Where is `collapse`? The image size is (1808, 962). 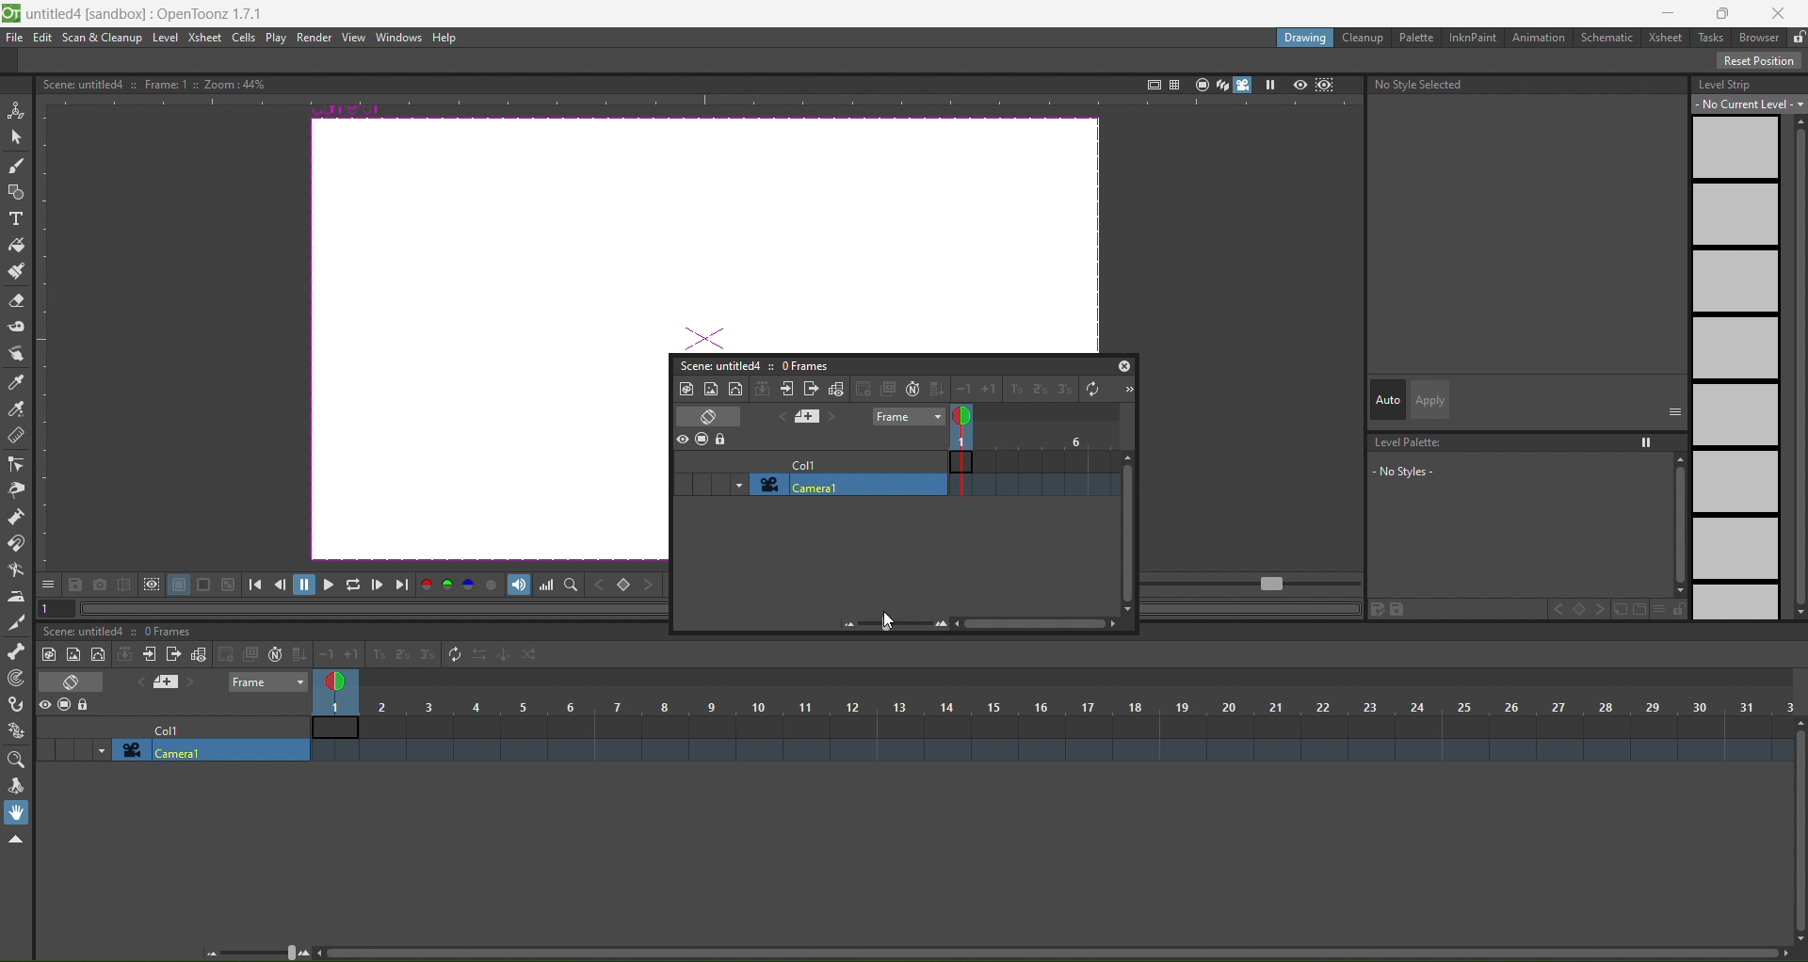 collapse is located at coordinates (763, 388).